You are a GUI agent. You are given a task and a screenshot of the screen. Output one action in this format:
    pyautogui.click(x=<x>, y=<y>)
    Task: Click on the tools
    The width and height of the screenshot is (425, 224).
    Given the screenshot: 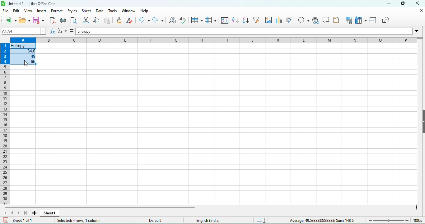 What is the action you would take?
    pyautogui.click(x=115, y=11)
    